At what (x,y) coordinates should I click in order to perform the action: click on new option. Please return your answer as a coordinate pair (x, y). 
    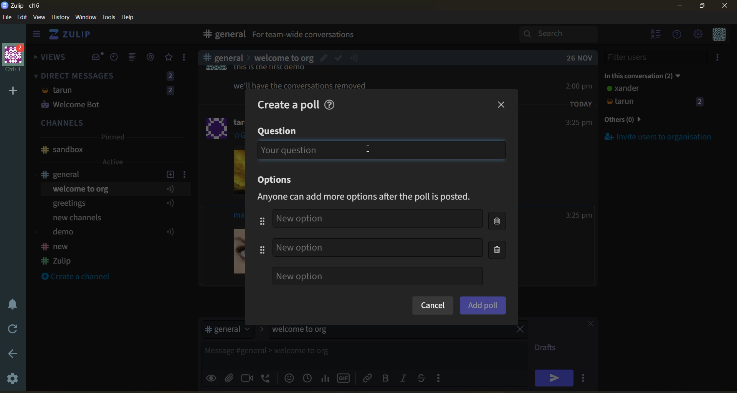
    Looking at the image, I should click on (377, 276).